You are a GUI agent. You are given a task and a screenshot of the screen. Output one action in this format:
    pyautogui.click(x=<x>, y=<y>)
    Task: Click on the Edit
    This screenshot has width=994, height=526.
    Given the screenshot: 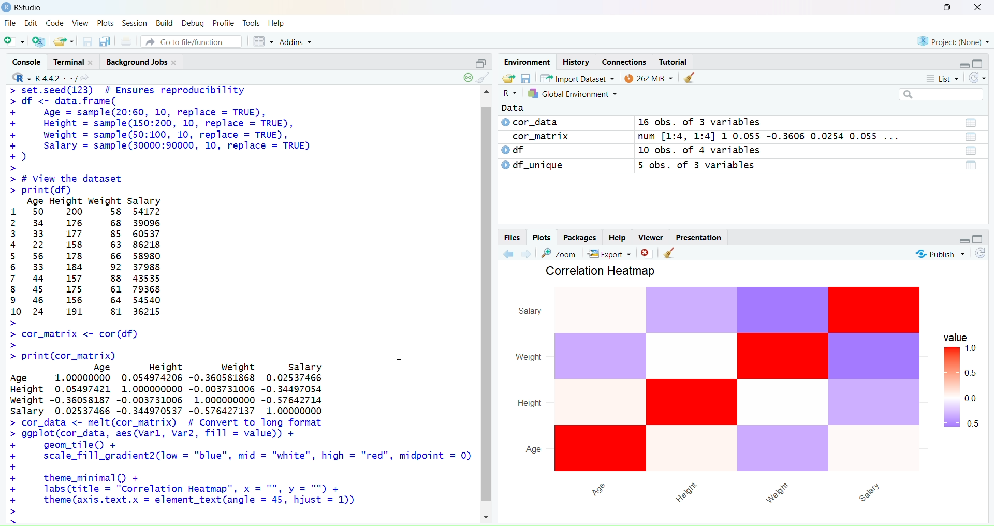 What is the action you would take?
    pyautogui.click(x=32, y=24)
    